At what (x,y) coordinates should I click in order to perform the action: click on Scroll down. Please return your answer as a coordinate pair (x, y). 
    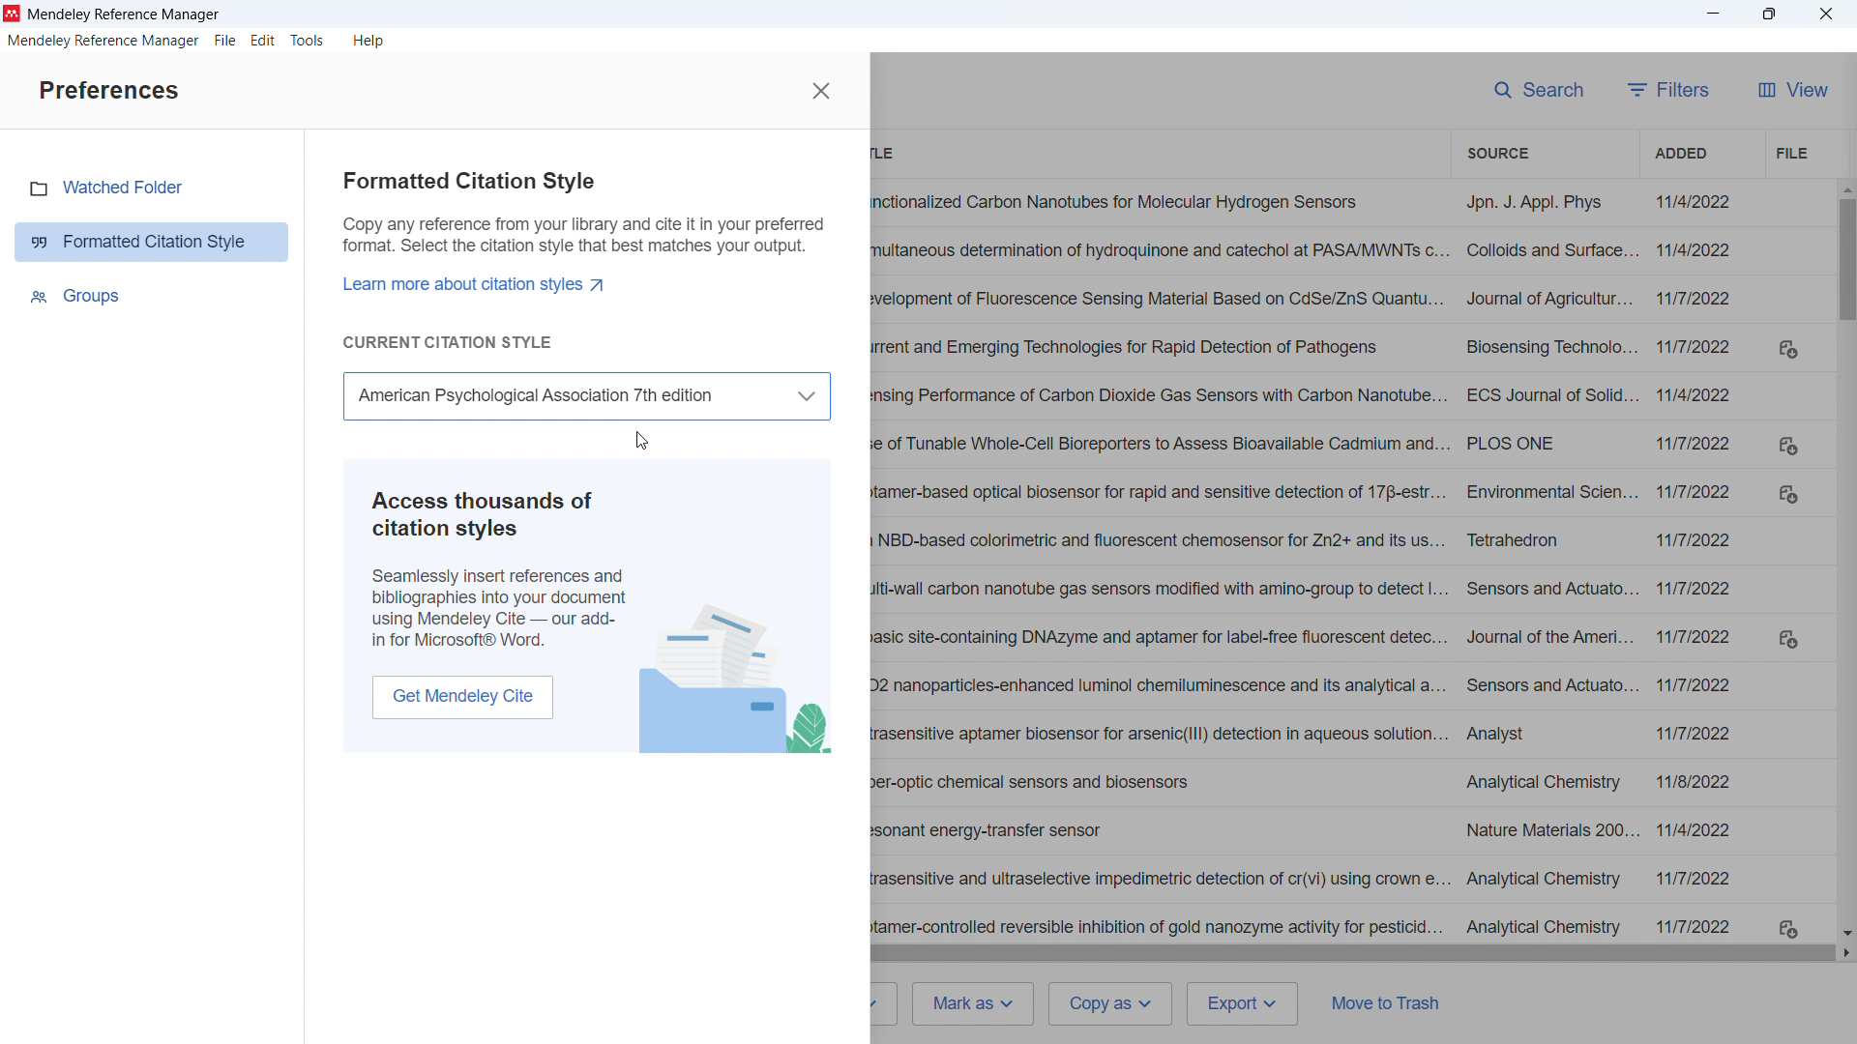
    Looking at the image, I should click on (1844, 933).